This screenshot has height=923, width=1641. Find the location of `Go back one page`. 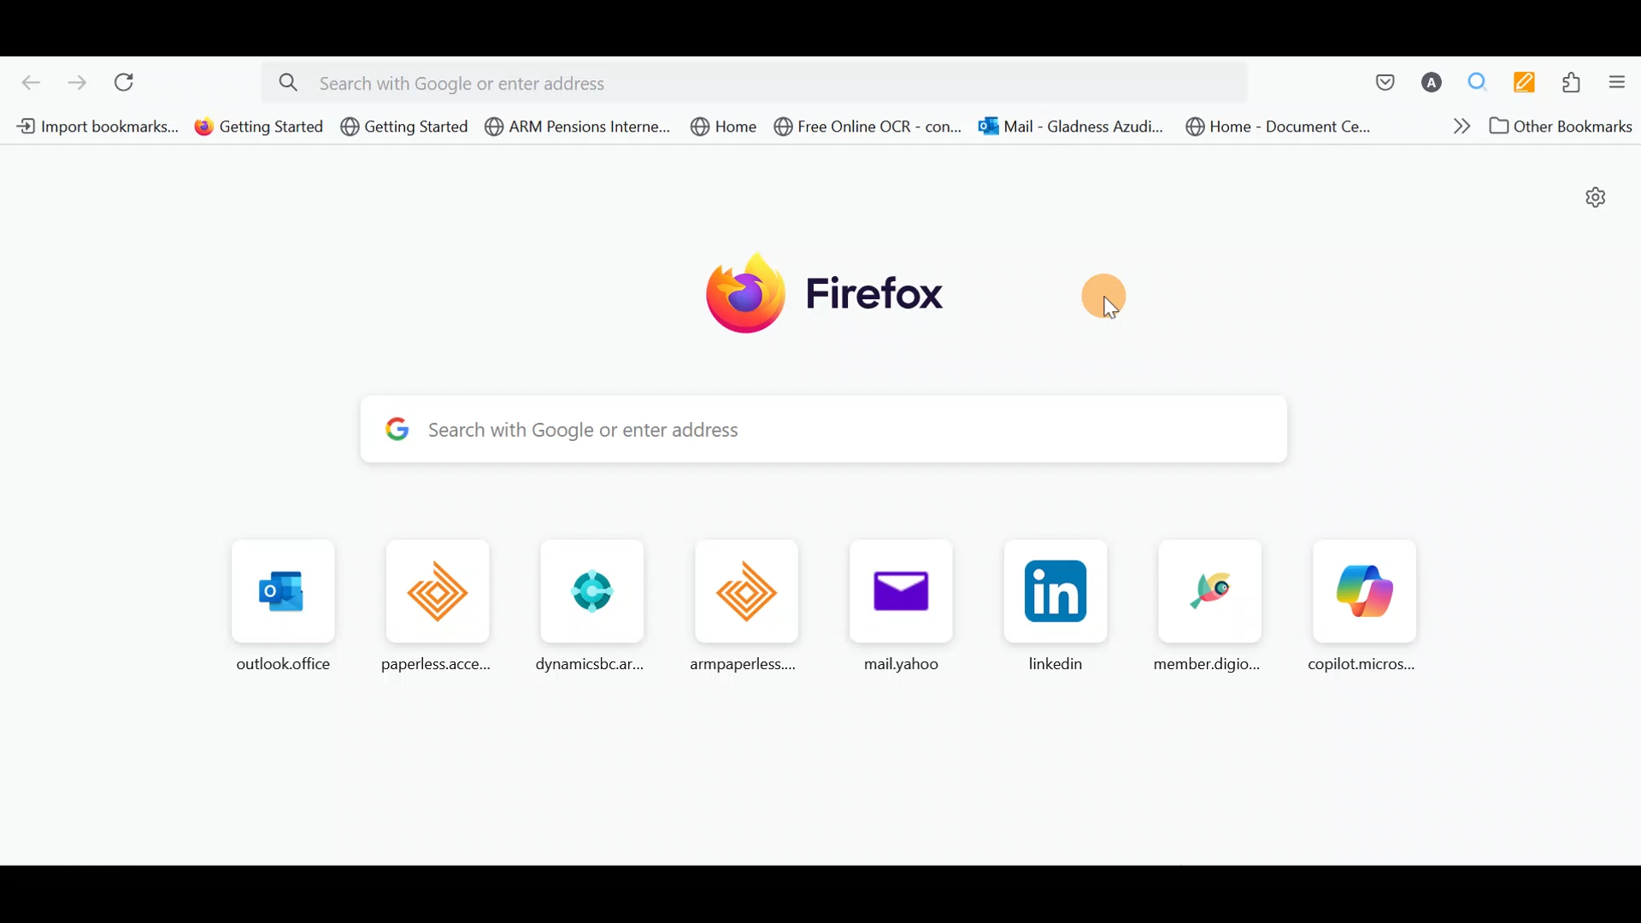

Go back one page is located at coordinates (24, 79).